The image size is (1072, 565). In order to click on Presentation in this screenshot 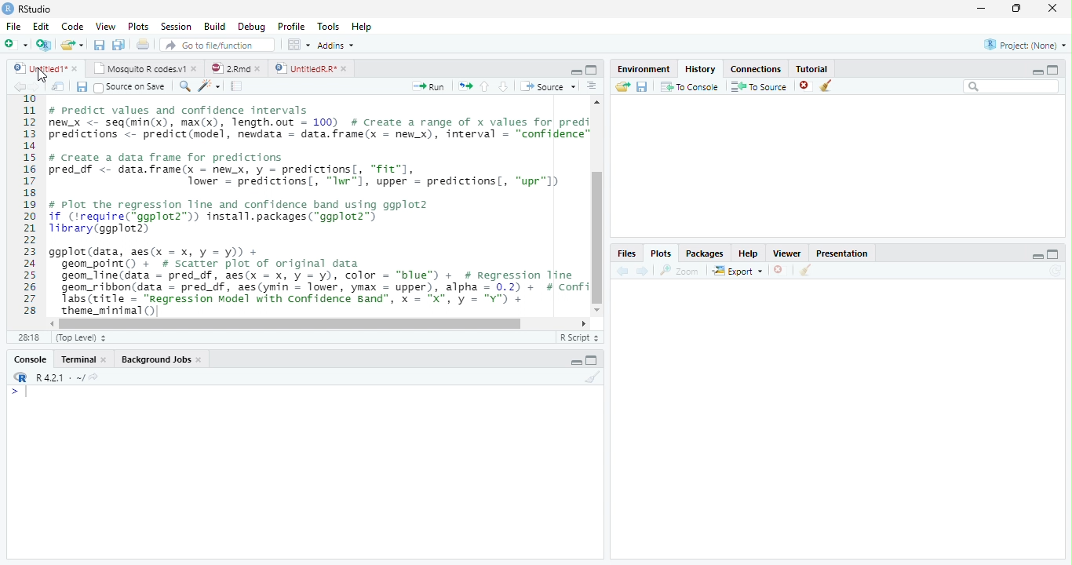, I will do `click(841, 253)`.